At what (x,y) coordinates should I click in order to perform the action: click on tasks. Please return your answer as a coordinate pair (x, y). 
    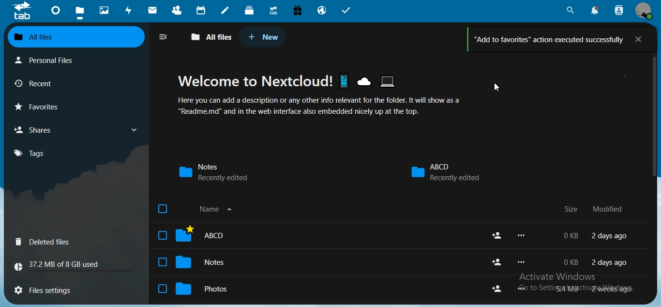
    Looking at the image, I should click on (346, 11).